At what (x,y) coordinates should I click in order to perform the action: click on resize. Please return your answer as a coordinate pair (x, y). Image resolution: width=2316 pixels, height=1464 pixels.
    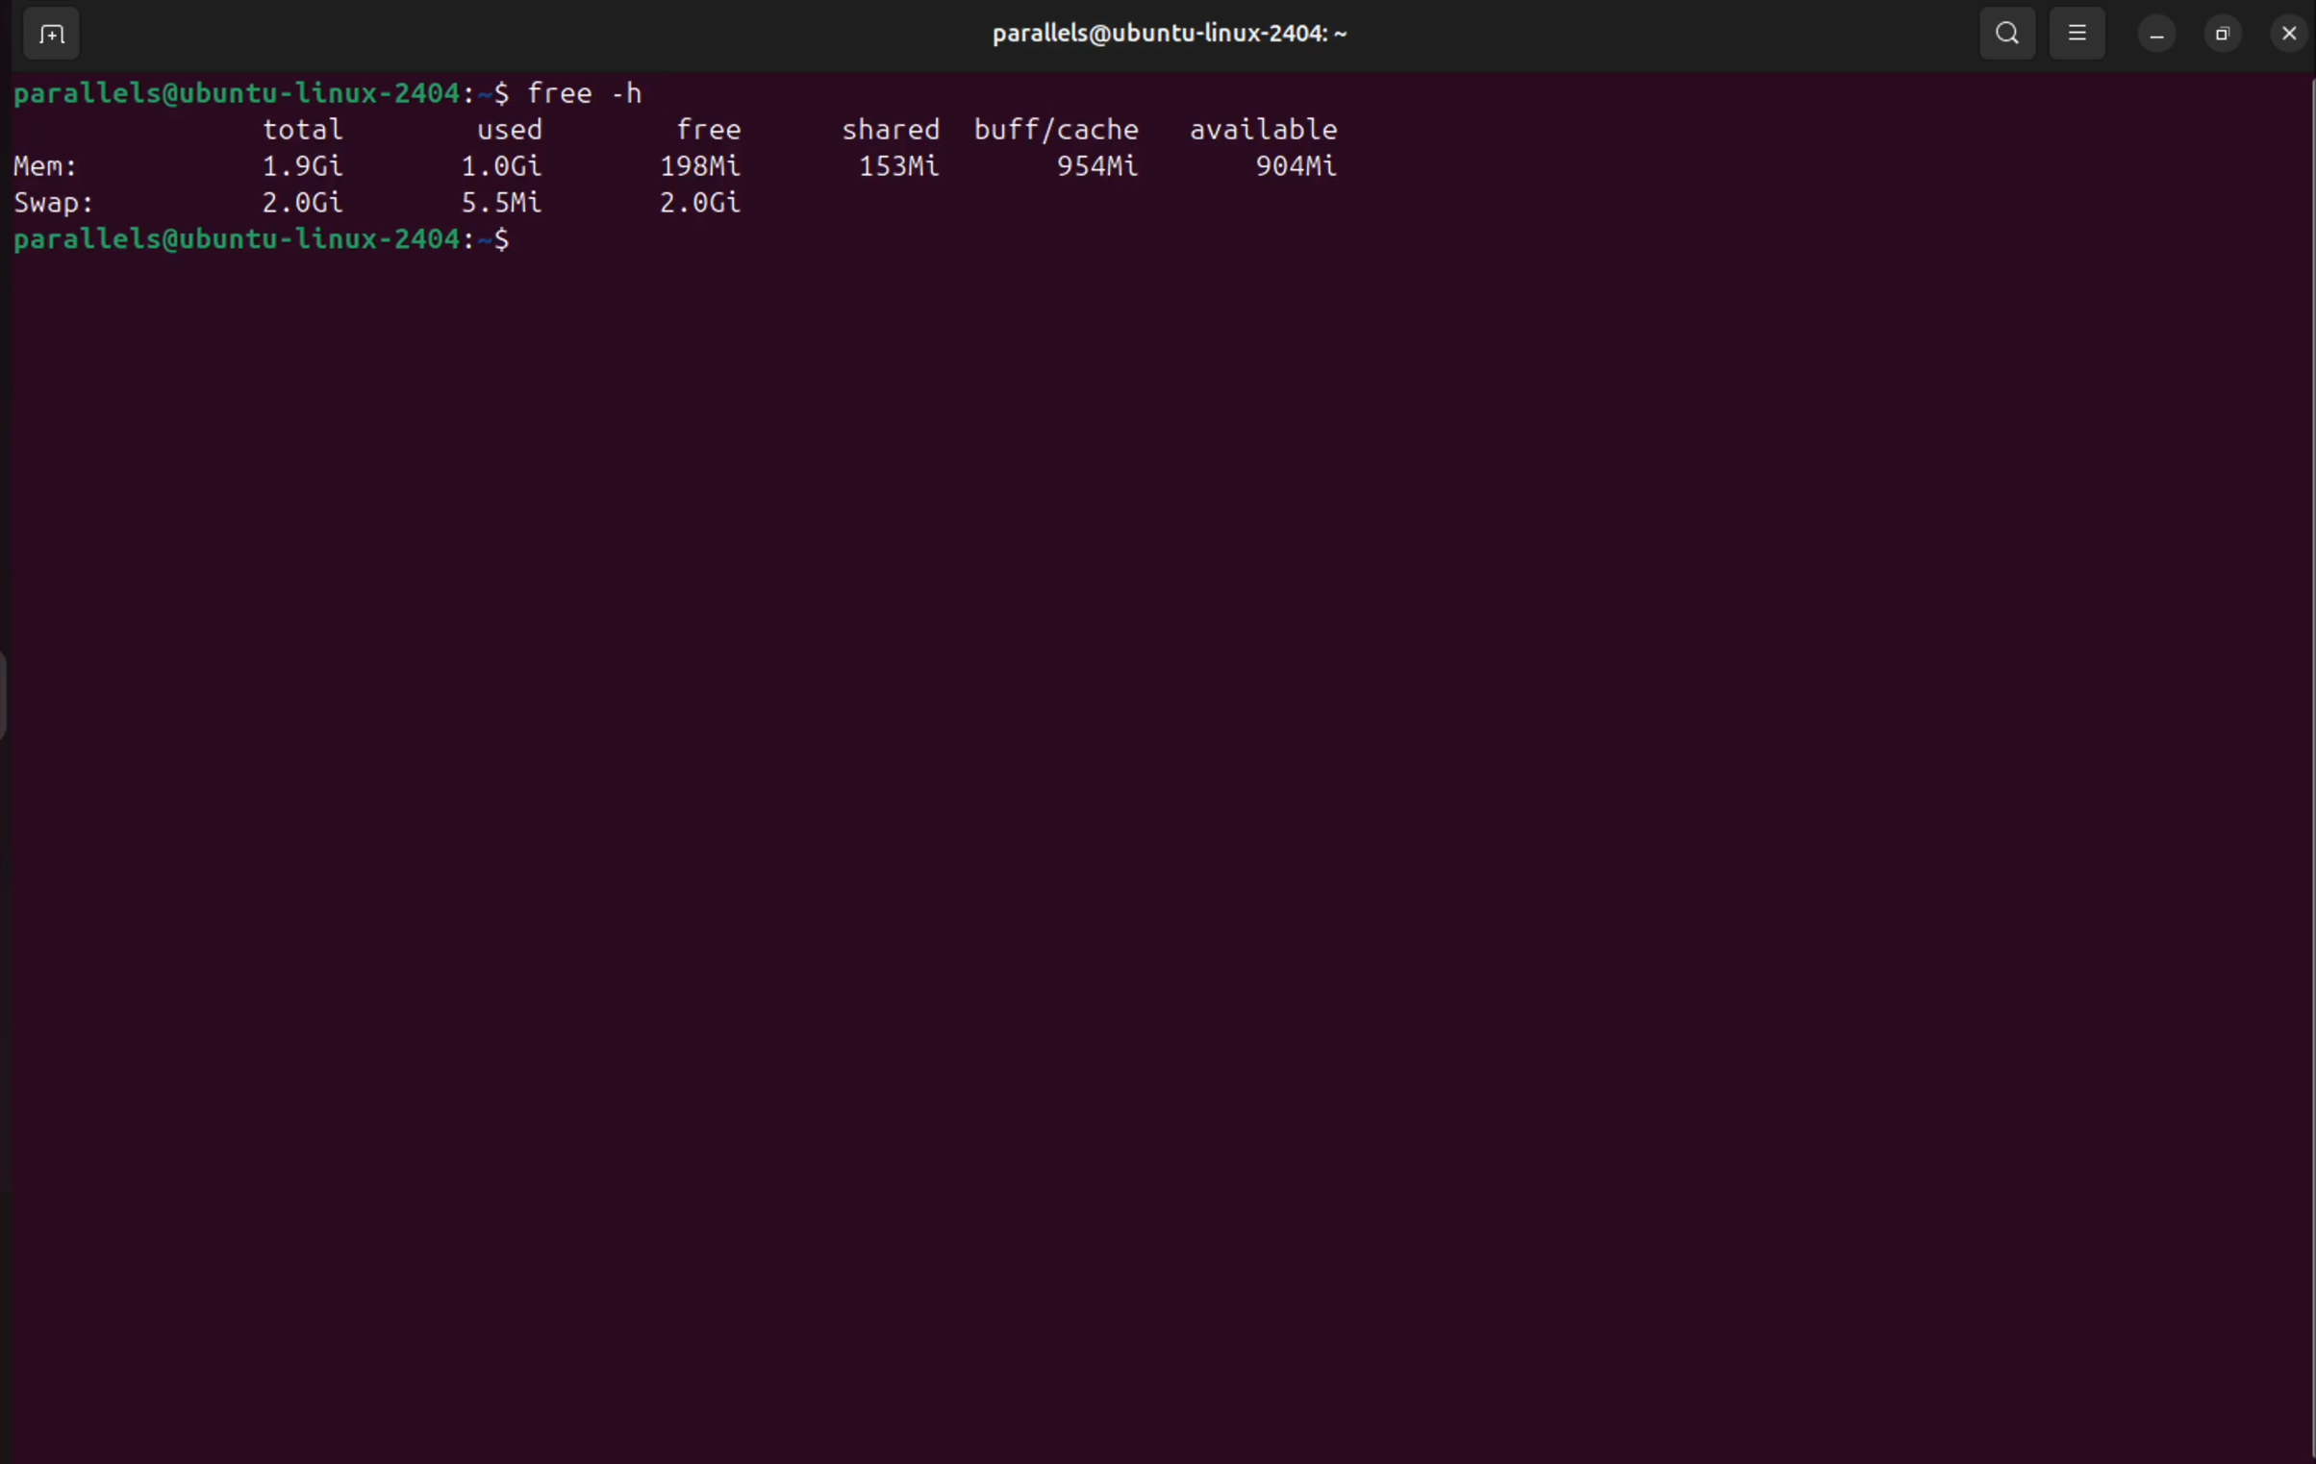
    Looking at the image, I should click on (2224, 35).